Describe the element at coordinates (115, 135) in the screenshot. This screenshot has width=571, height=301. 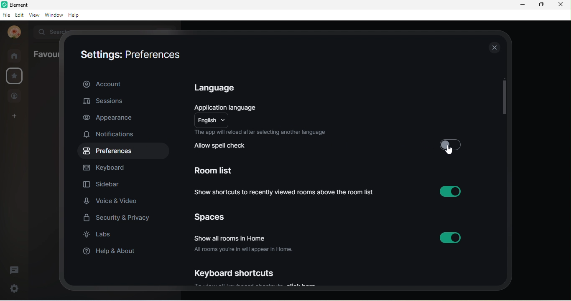
I see `notifications` at that location.